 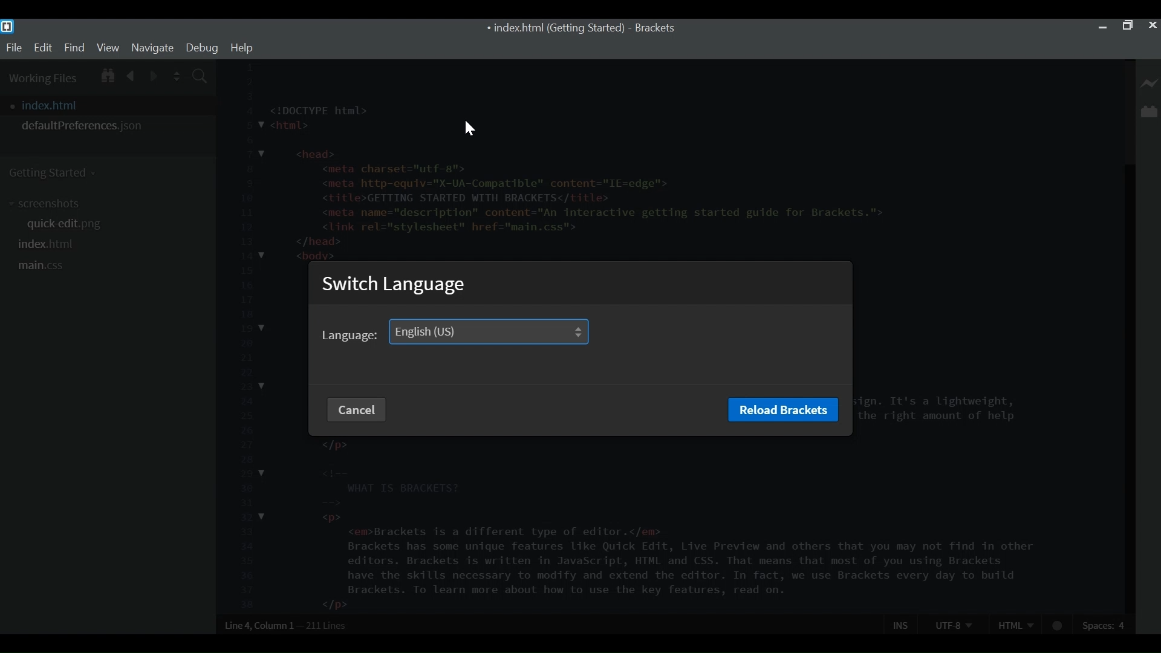 What do you see at coordinates (108, 47) in the screenshot?
I see `View` at bounding box center [108, 47].